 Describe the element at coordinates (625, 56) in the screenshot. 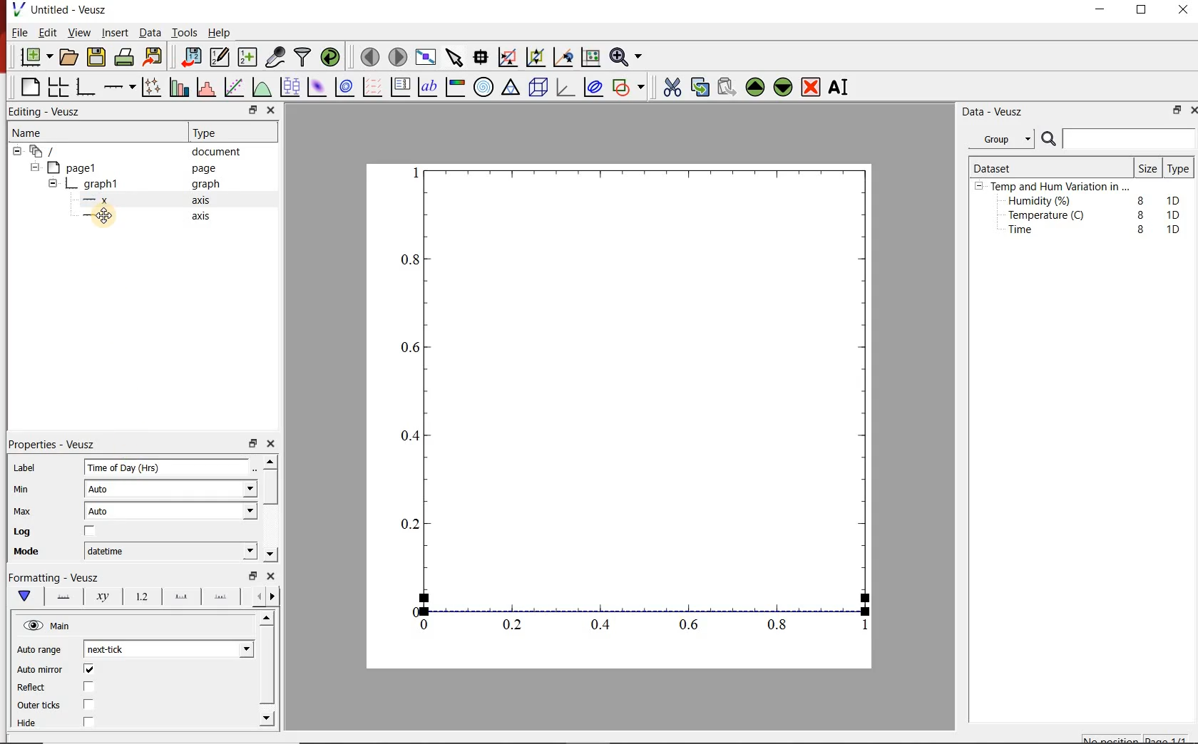

I see `Zoom functions menu` at that location.